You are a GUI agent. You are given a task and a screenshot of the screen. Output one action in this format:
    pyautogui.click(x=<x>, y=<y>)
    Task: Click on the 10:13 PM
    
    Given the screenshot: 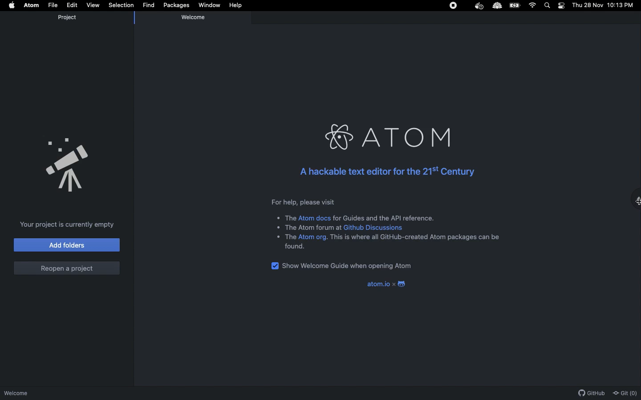 What is the action you would take?
    pyautogui.click(x=621, y=5)
    